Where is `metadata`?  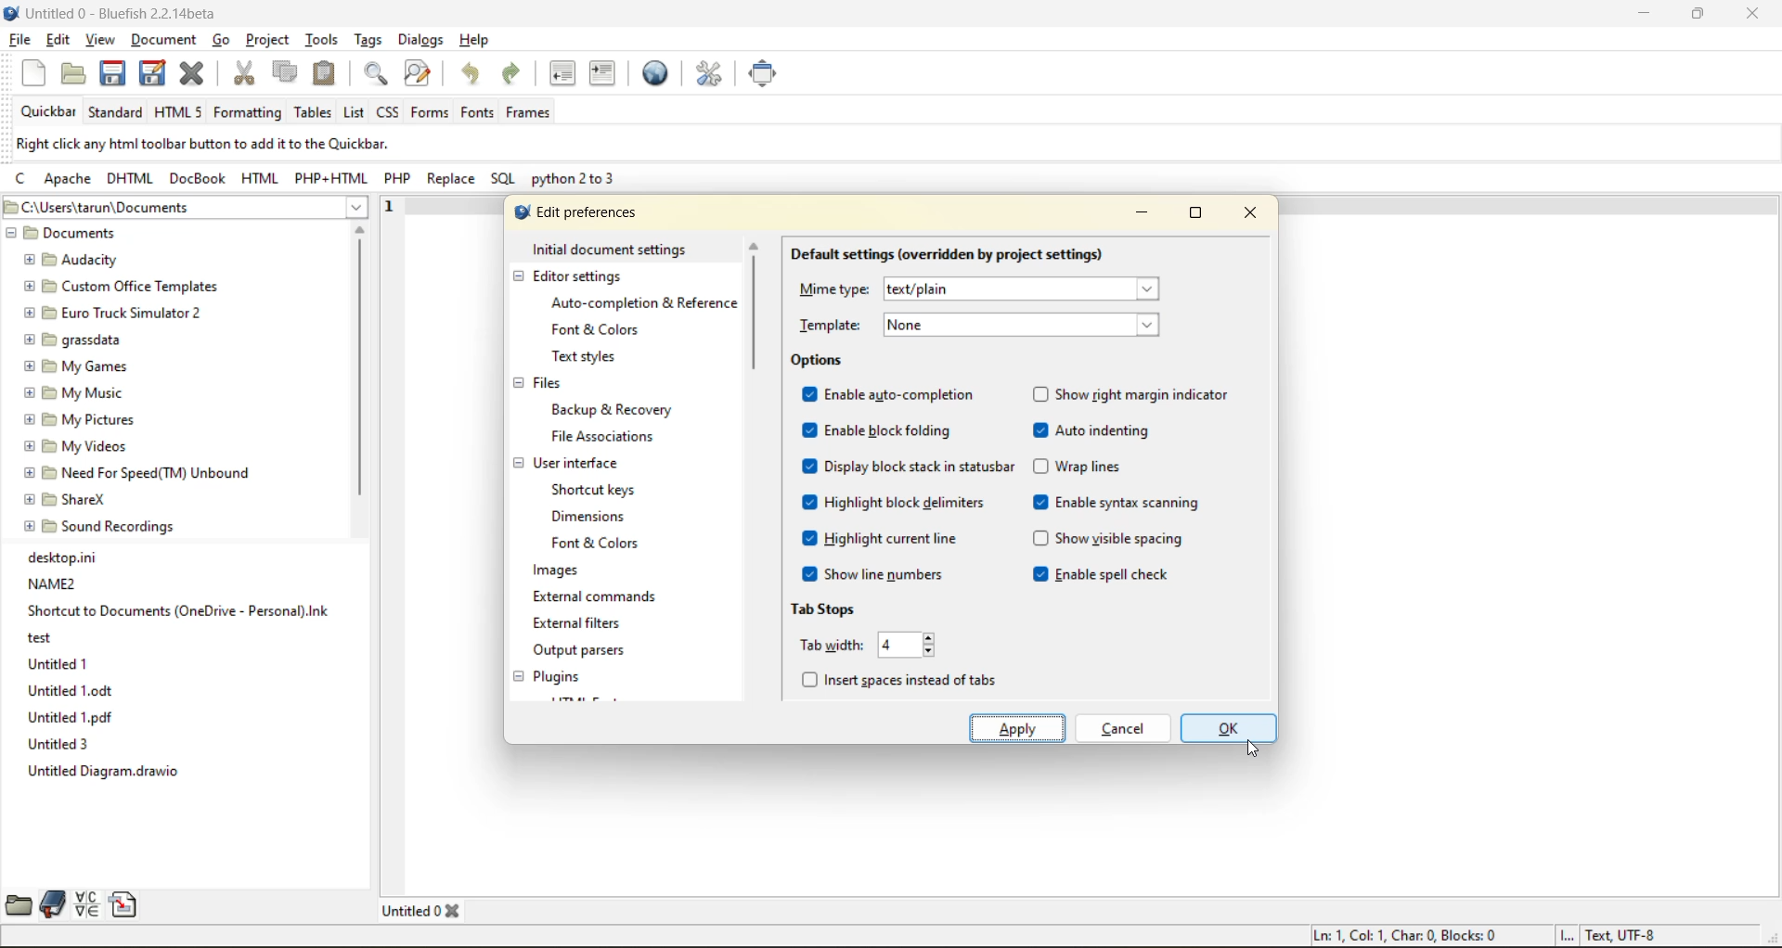 metadata is located at coordinates (200, 145).